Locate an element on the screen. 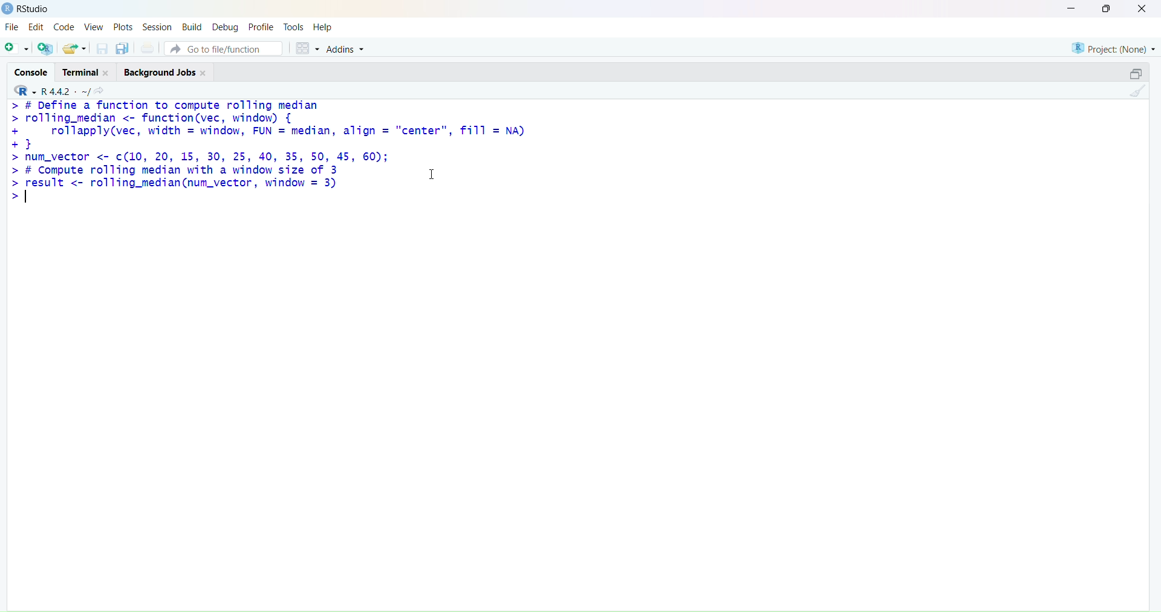 Image resolution: width=1161 pixels, height=612 pixels. debug is located at coordinates (224, 28).